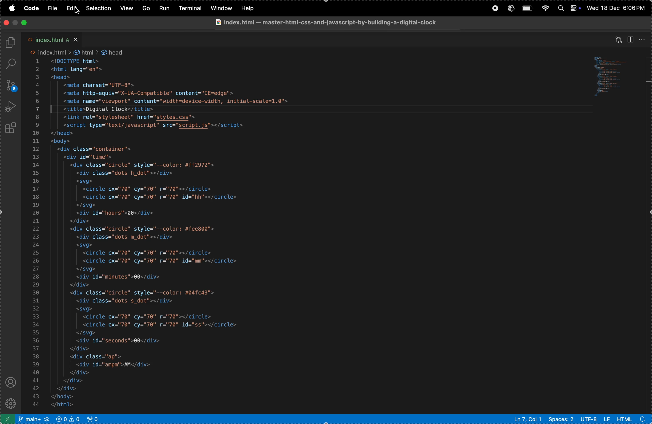 This screenshot has width=652, height=424. Describe the element at coordinates (68, 419) in the screenshot. I see `no problem` at that location.